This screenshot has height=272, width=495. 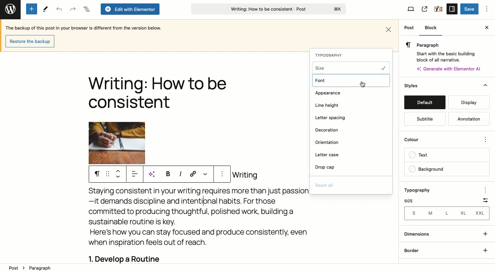 I want to click on Redo, so click(x=73, y=9).